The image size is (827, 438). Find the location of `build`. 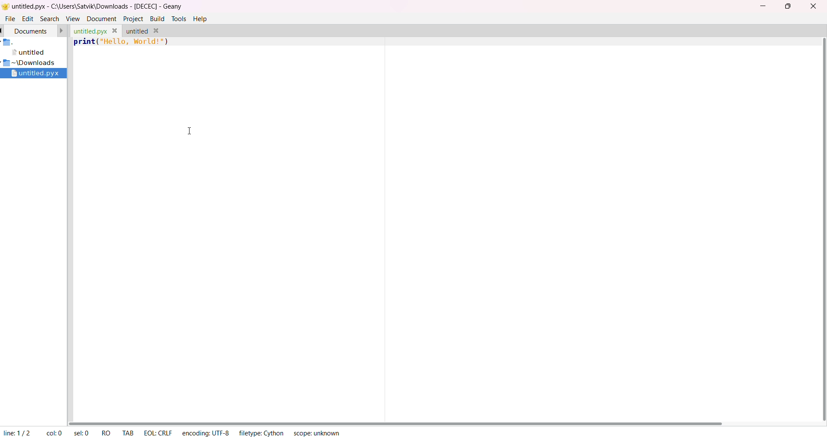

build is located at coordinates (158, 19).